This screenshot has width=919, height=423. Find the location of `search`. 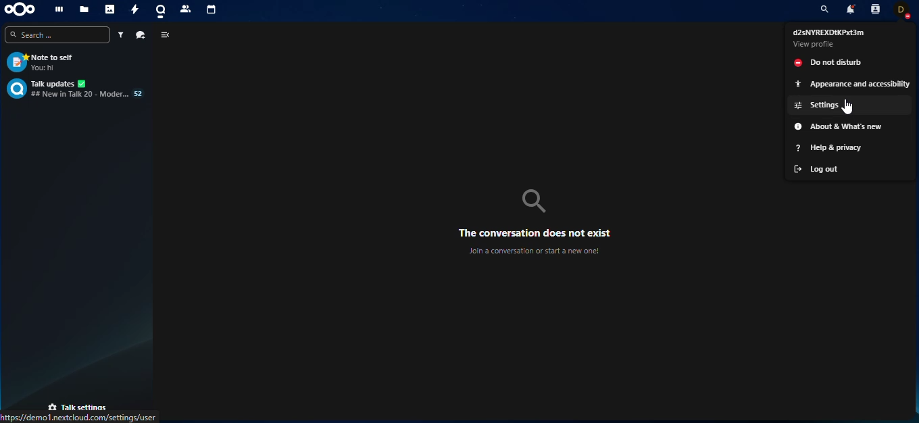

search is located at coordinates (824, 9).